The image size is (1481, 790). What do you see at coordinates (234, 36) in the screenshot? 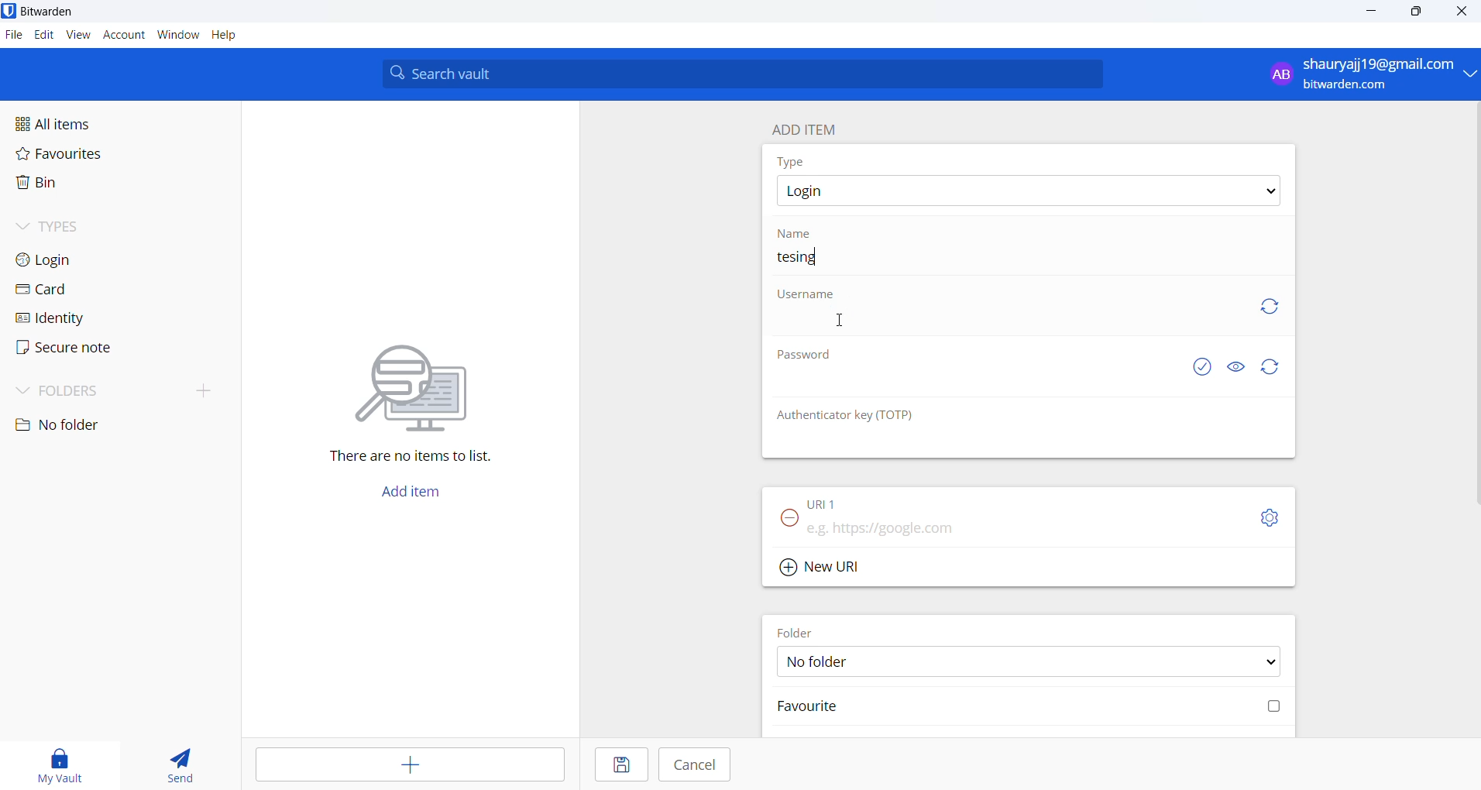
I see `help` at bounding box center [234, 36].